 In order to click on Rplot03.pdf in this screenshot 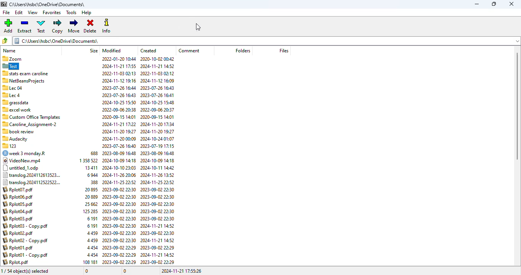, I will do `click(18, 218)`.